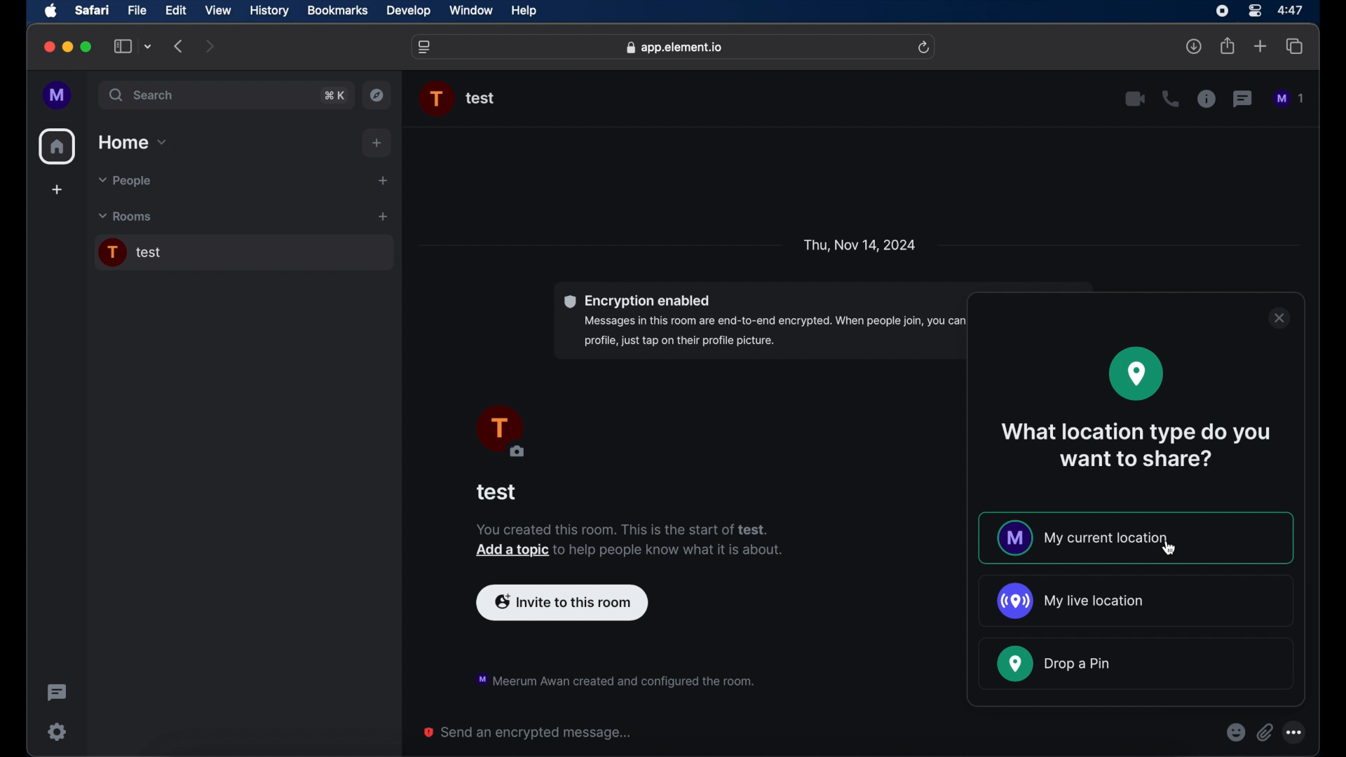 The image size is (1346, 757). Describe the element at coordinates (243, 253) in the screenshot. I see `chat room` at that location.